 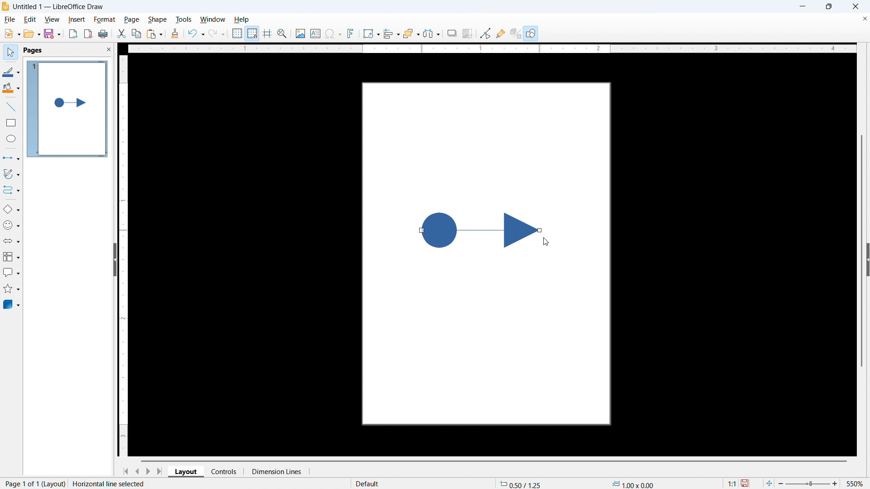 What do you see at coordinates (12, 34) in the screenshot?
I see `New ` at bounding box center [12, 34].